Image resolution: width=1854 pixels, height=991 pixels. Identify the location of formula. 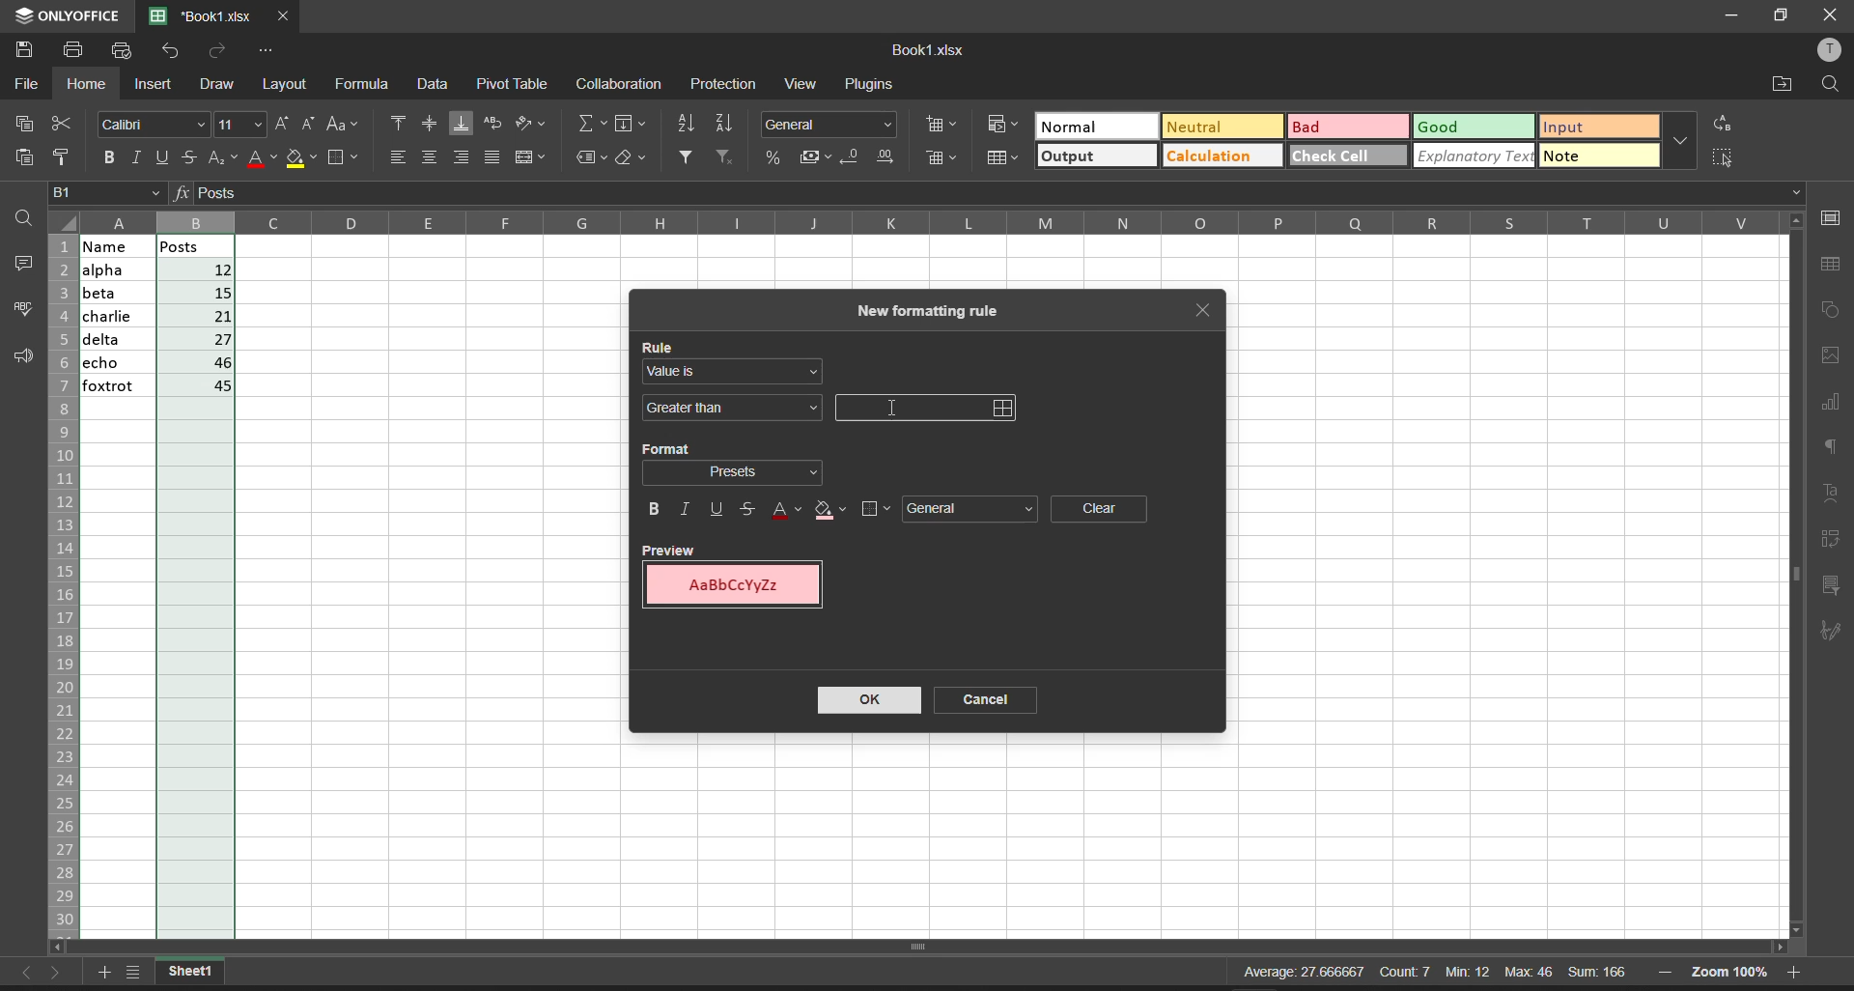
(364, 83).